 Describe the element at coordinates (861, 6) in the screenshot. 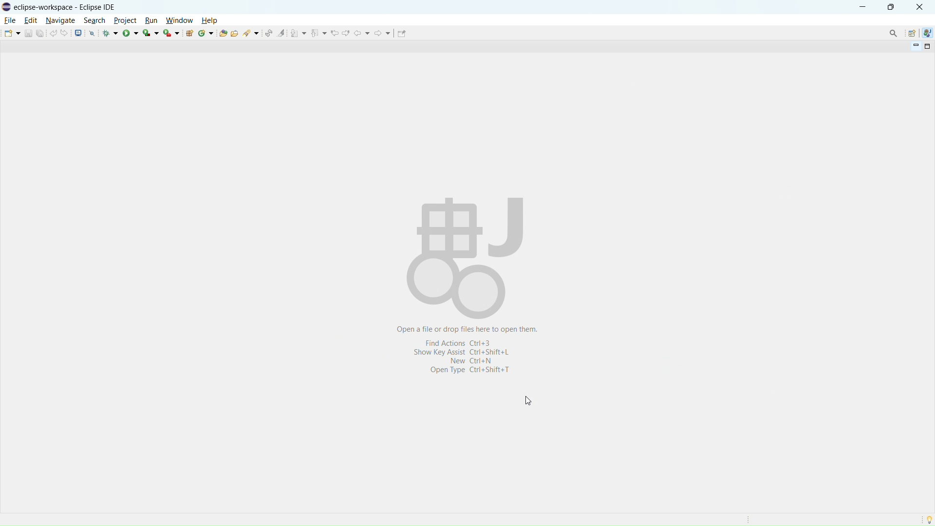

I see `minimize` at that location.